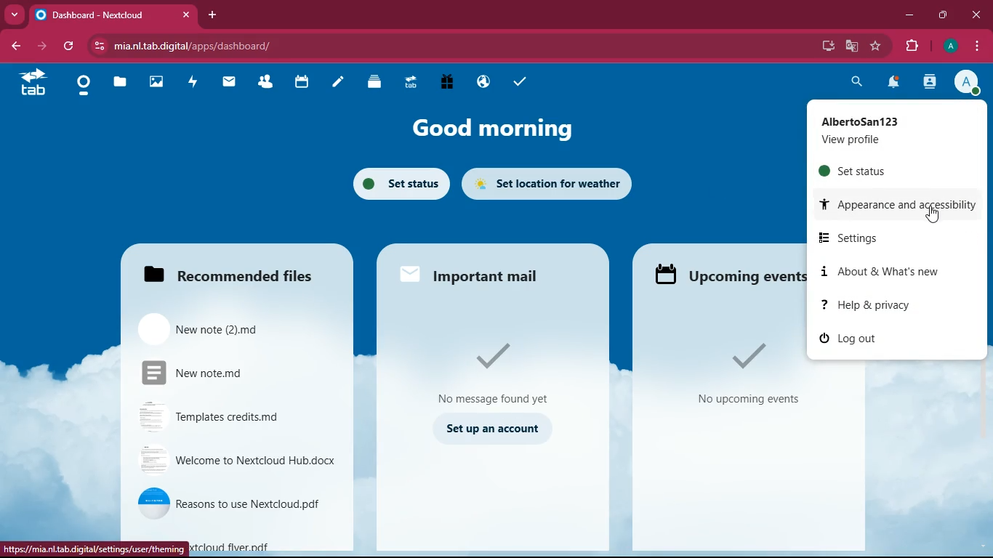  Describe the element at coordinates (977, 15) in the screenshot. I see `close` at that location.